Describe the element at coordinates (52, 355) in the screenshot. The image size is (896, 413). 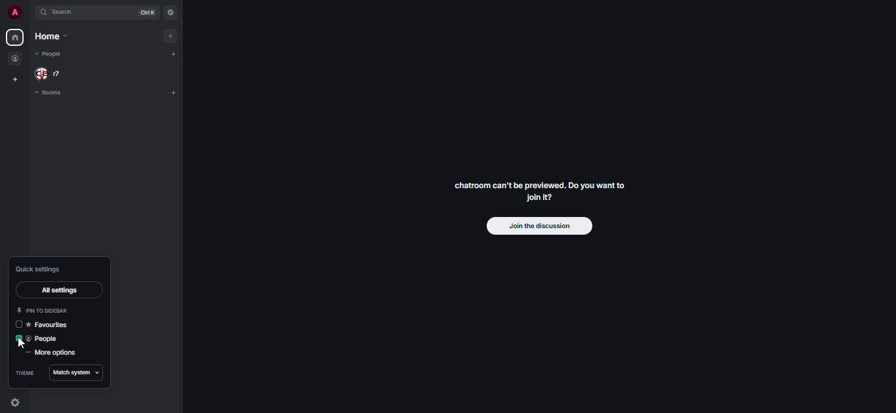
I see `more options` at that location.